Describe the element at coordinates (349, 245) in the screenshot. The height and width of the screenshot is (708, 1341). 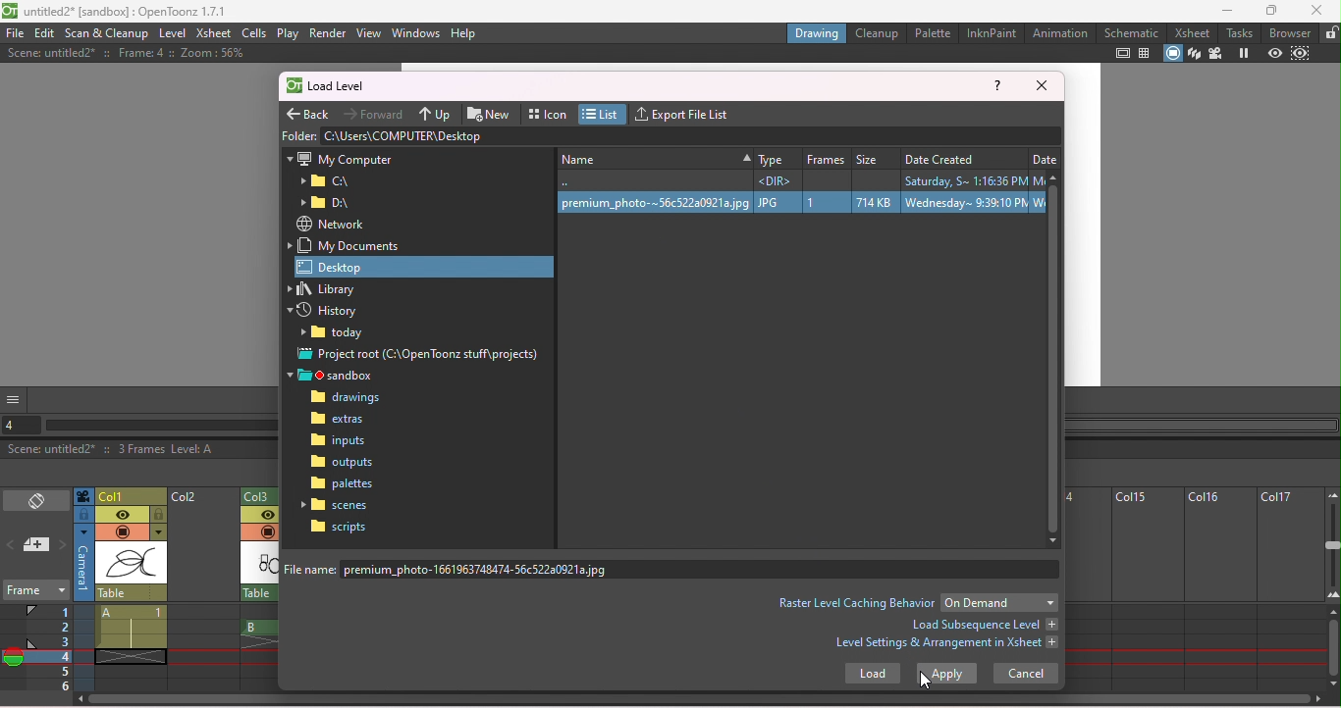
I see `My work documents` at that location.